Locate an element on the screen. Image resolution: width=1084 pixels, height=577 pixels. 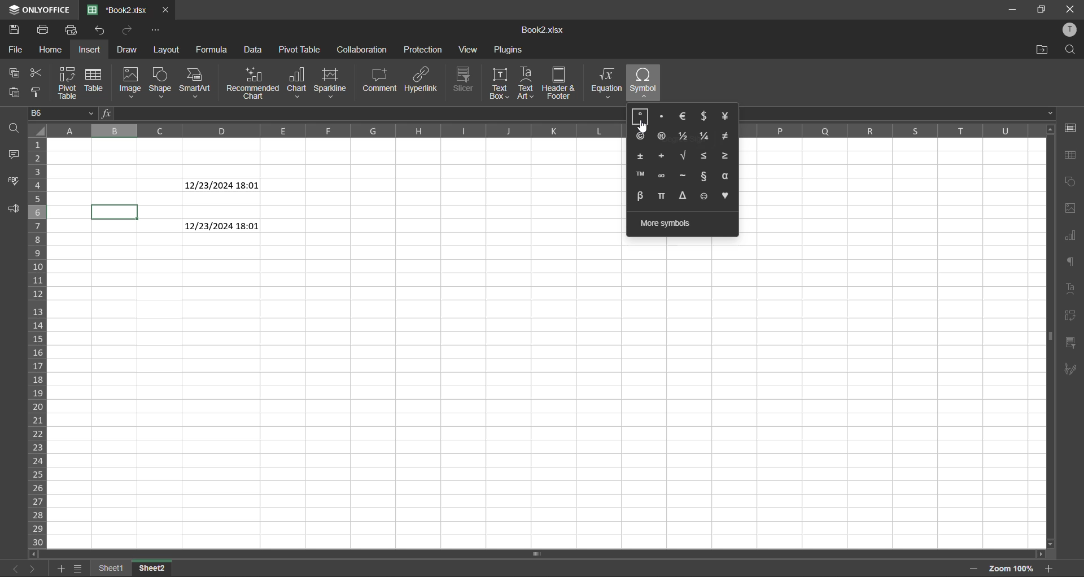
close is located at coordinates (166, 9).